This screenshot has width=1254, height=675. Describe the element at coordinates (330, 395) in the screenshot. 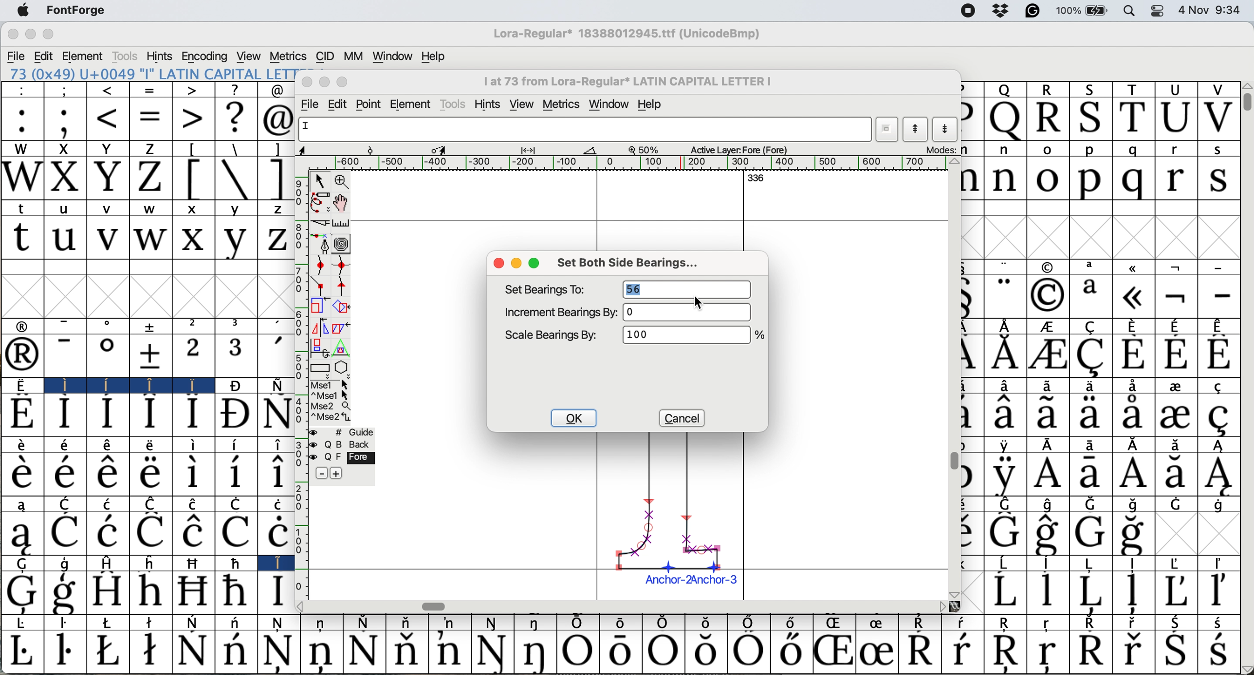

I see `^ Mse 1` at that location.